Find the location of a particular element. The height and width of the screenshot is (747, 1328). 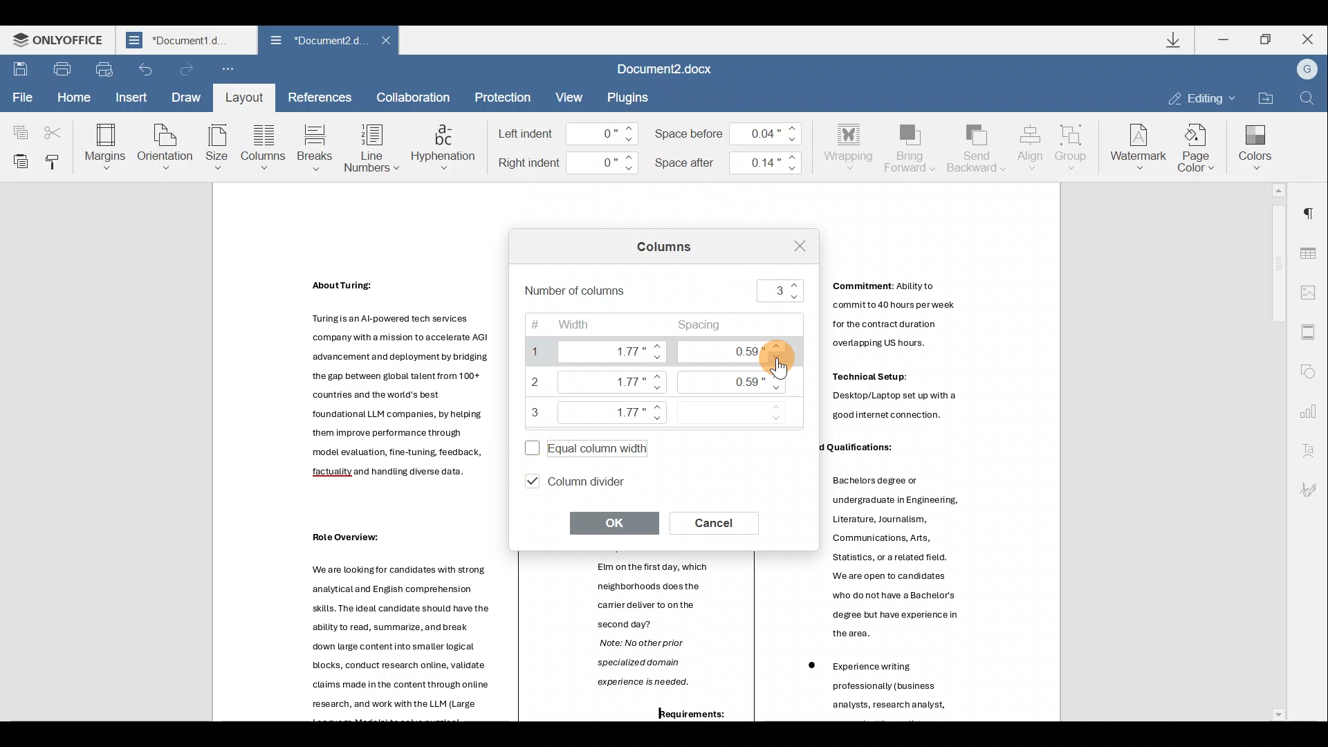

Bring forward is located at coordinates (910, 146).